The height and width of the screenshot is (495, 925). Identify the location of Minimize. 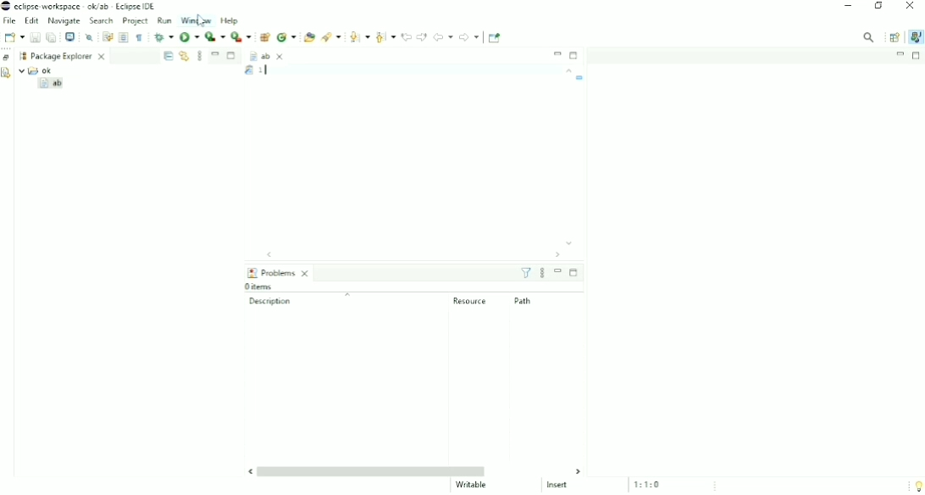
(558, 53).